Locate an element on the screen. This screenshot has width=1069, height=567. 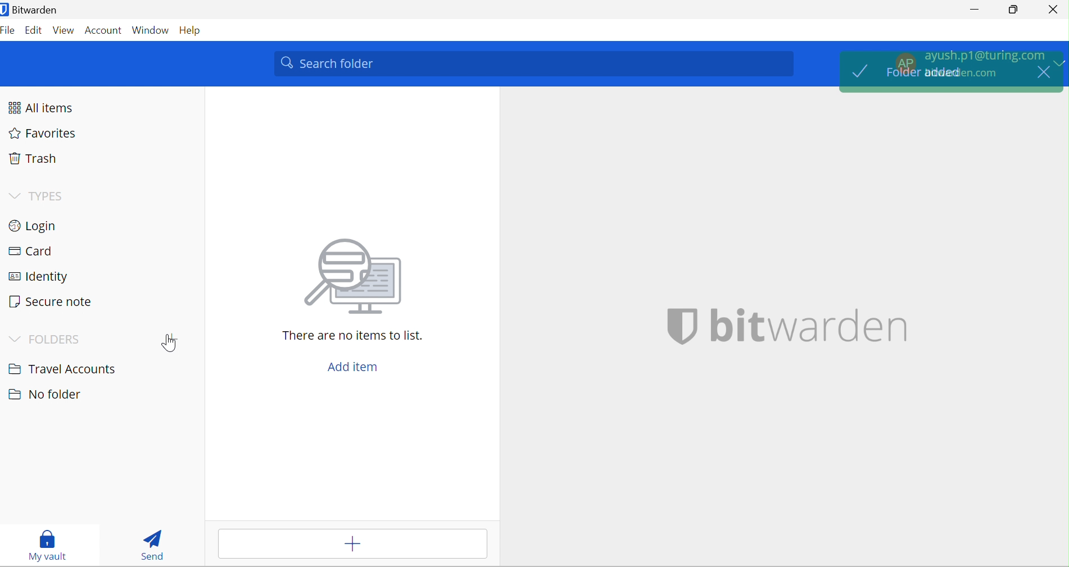
Drop Down is located at coordinates (13, 338).